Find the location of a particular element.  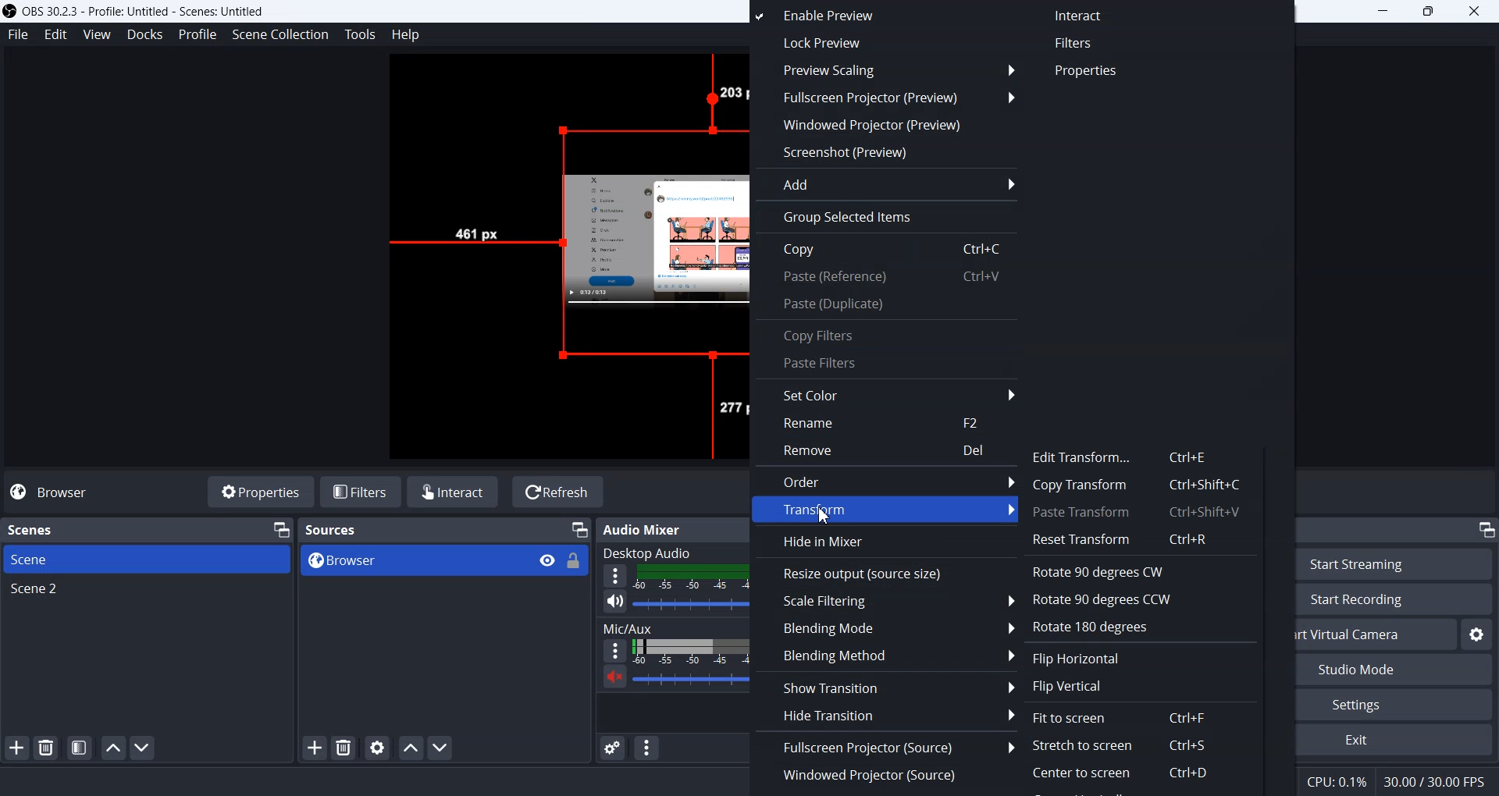

Minimize is located at coordinates (579, 531).